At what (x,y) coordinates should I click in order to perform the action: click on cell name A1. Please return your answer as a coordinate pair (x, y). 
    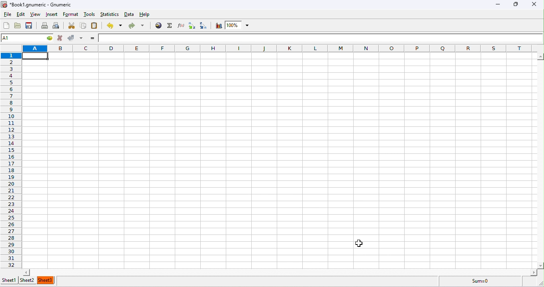
    Looking at the image, I should click on (22, 38).